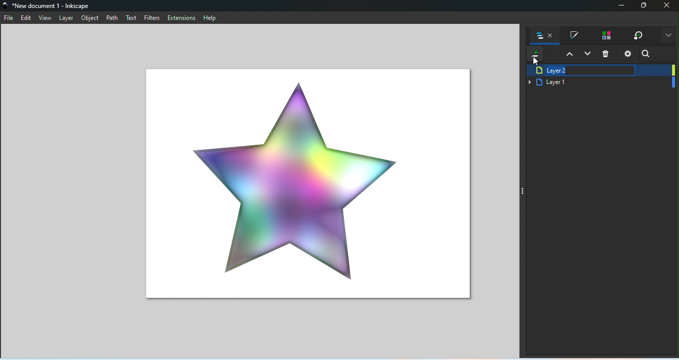 The image size is (679, 360). I want to click on Add new layer, so click(533, 55).